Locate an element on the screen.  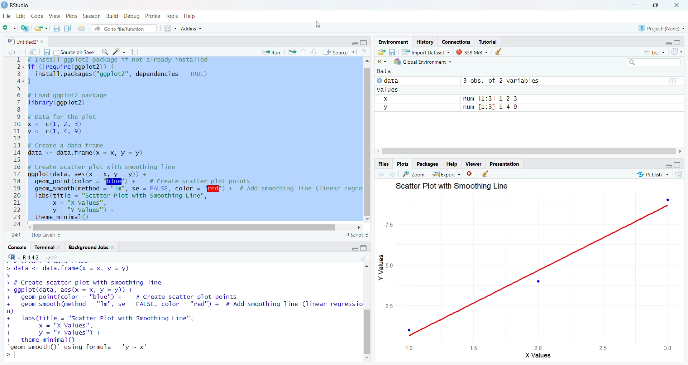
Source  is located at coordinates (339, 52).